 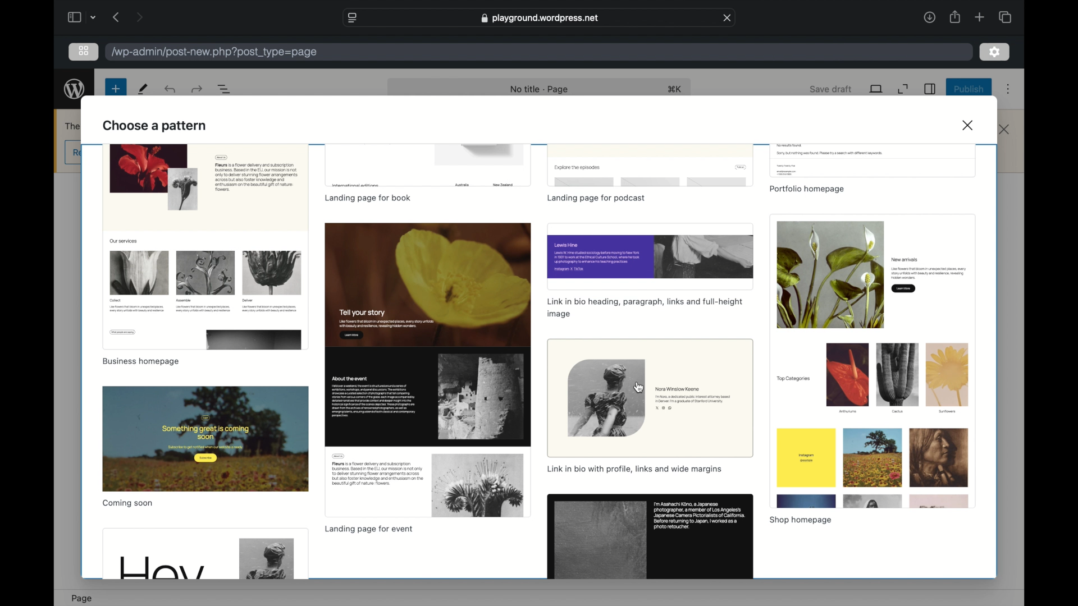 What do you see at coordinates (1005, 17) in the screenshot?
I see `show tab overview` at bounding box center [1005, 17].